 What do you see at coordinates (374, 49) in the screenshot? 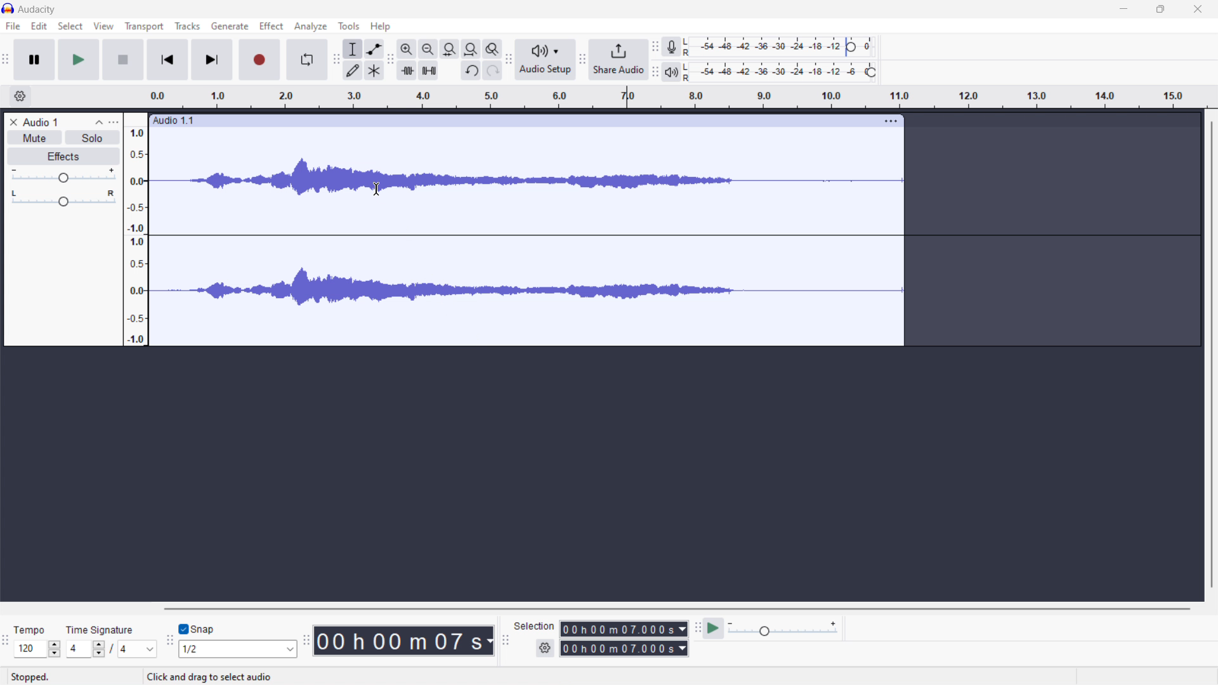
I see `envelop tool` at bounding box center [374, 49].